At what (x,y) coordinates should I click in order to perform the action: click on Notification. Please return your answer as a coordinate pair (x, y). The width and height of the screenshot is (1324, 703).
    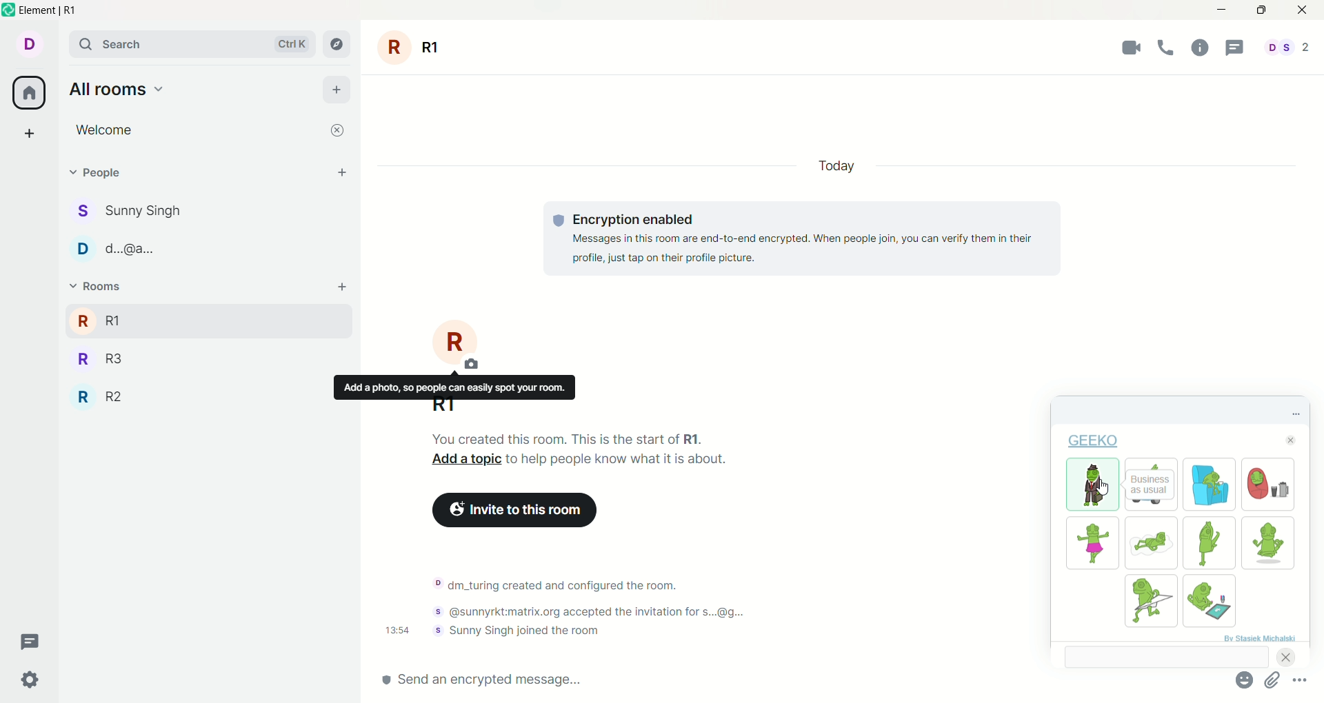
    Looking at the image, I should click on (596, 611).